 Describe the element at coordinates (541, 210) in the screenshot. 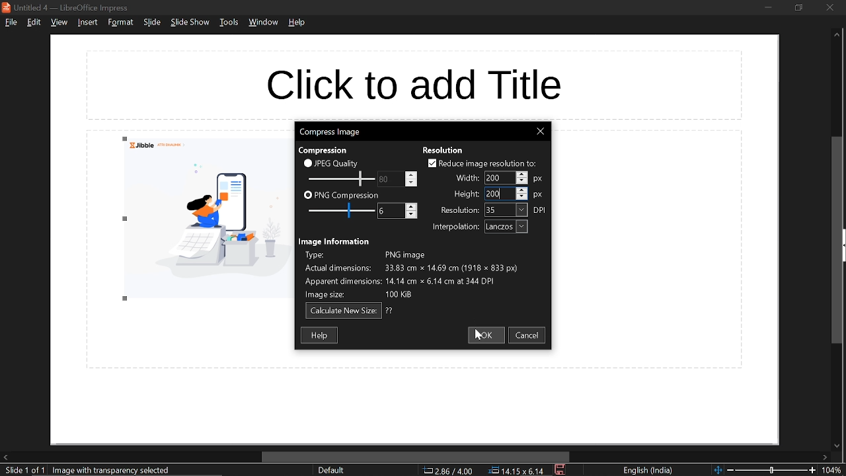

I see `resolution unit: DPI` at that location.